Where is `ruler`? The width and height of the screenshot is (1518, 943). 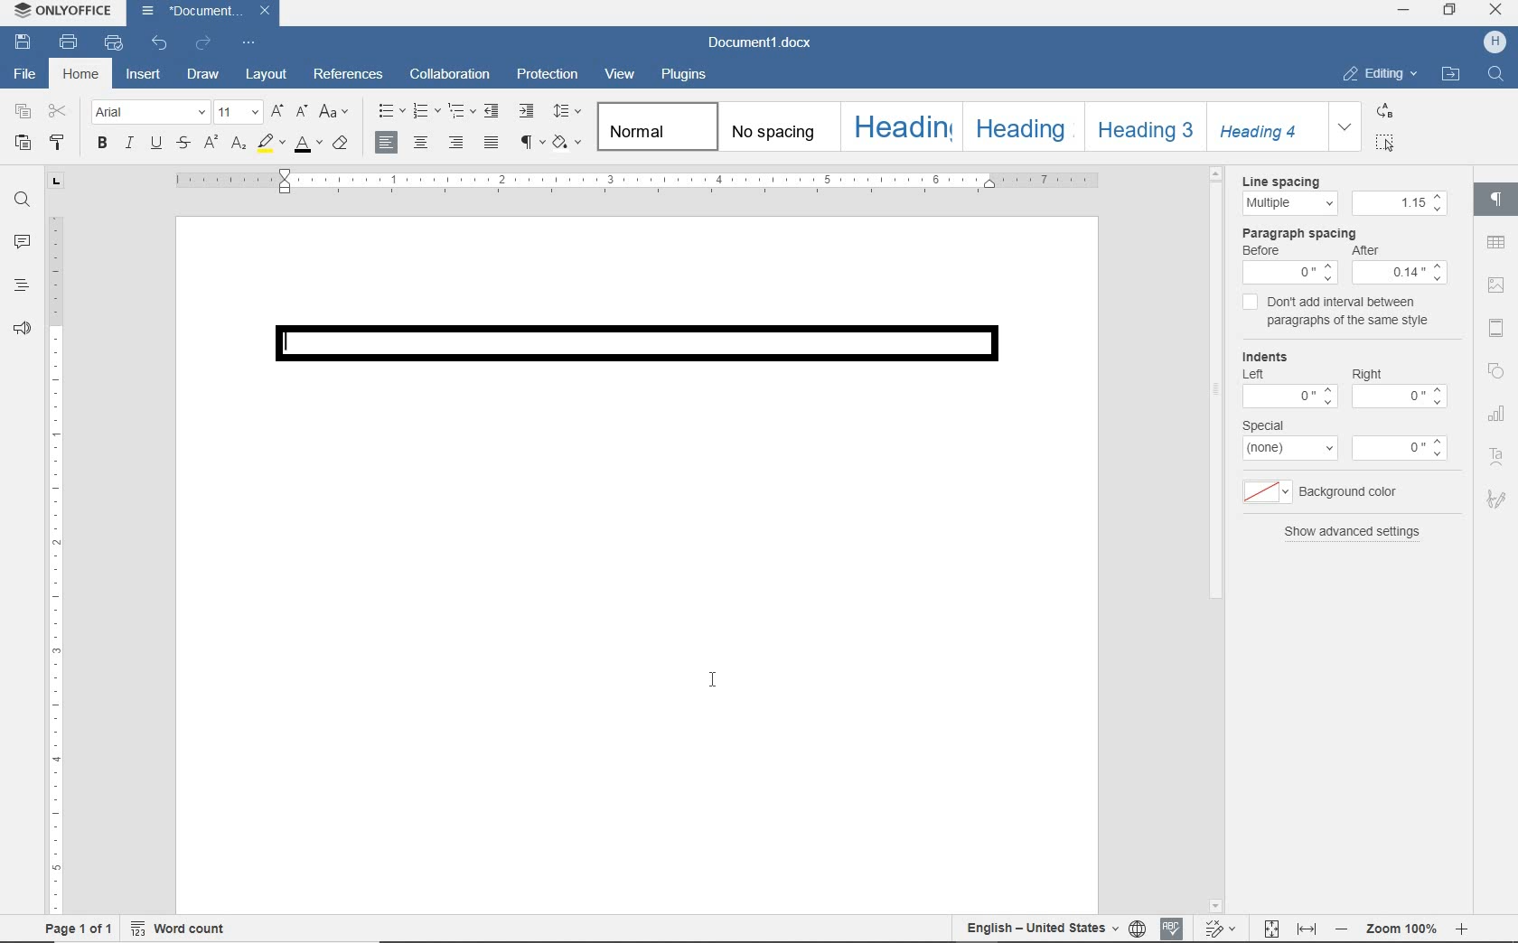
ruler is located at coordinates (56, 545).